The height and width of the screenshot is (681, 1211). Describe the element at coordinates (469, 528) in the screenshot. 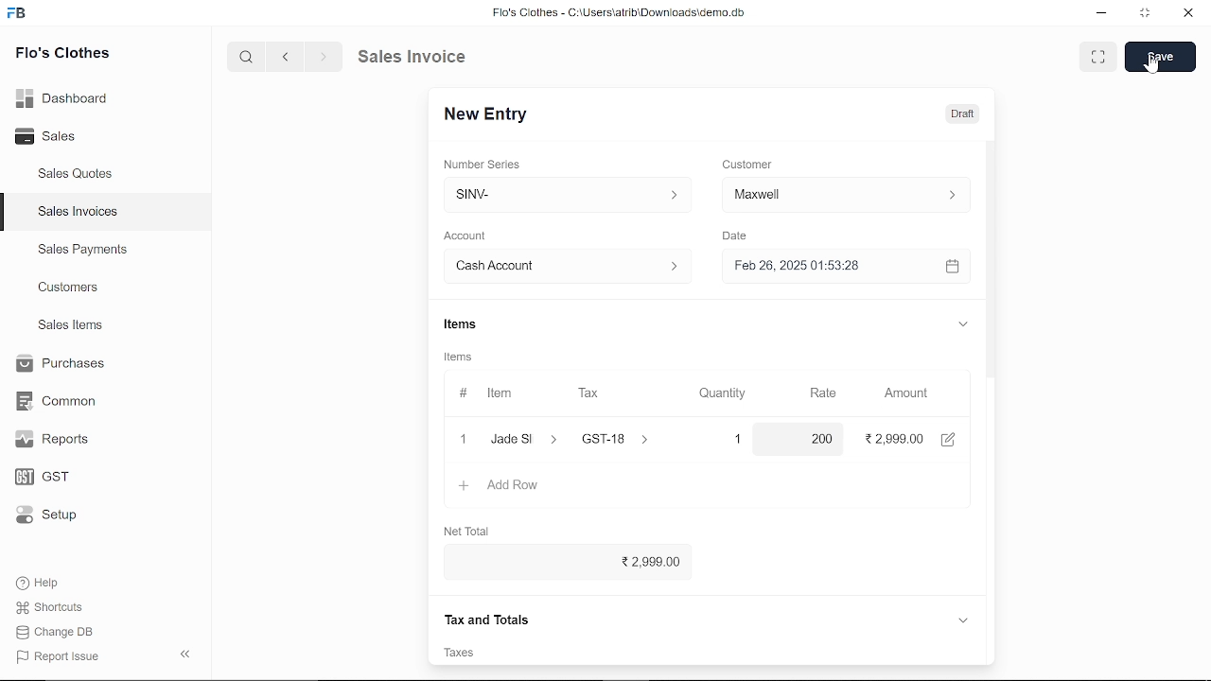

I see `Net Total` at that location.